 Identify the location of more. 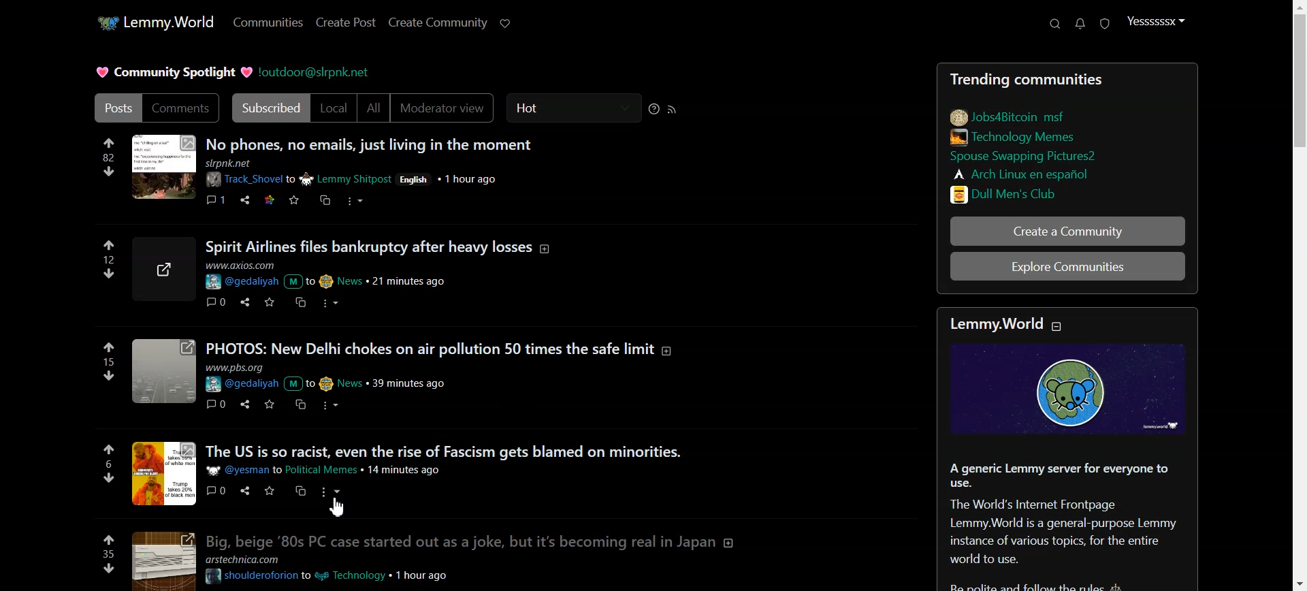
(332, 492).